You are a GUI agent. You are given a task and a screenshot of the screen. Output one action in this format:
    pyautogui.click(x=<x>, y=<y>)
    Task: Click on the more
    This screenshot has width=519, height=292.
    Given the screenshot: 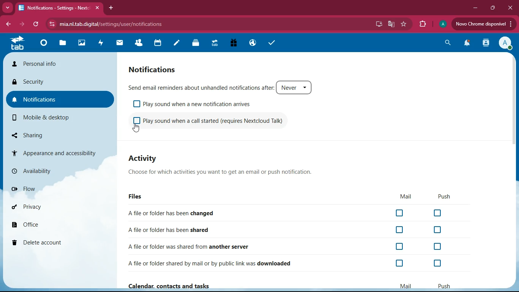 What is the action you would take?
    pyautogui.click(x=7, y=8)
    